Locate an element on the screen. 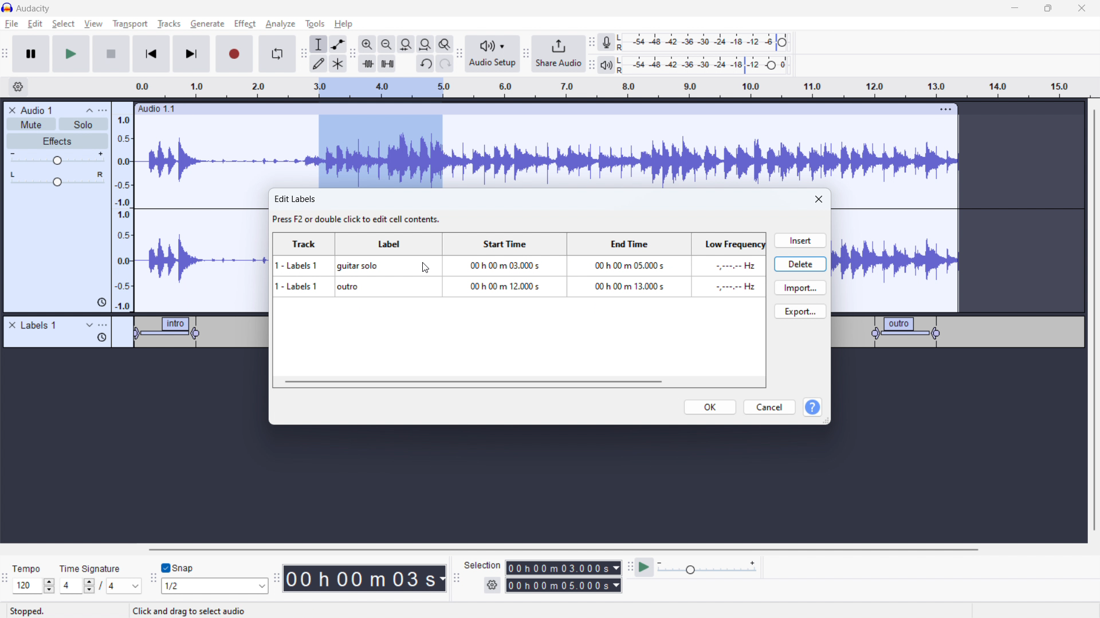  Audacity is located at coordinates (36, 9).